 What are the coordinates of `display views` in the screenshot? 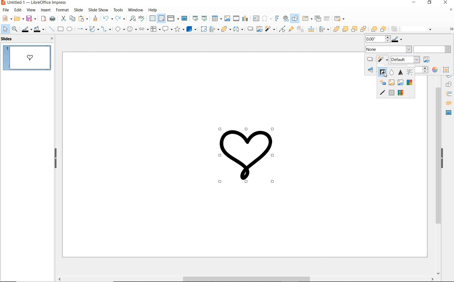 It's located at (173, 19).